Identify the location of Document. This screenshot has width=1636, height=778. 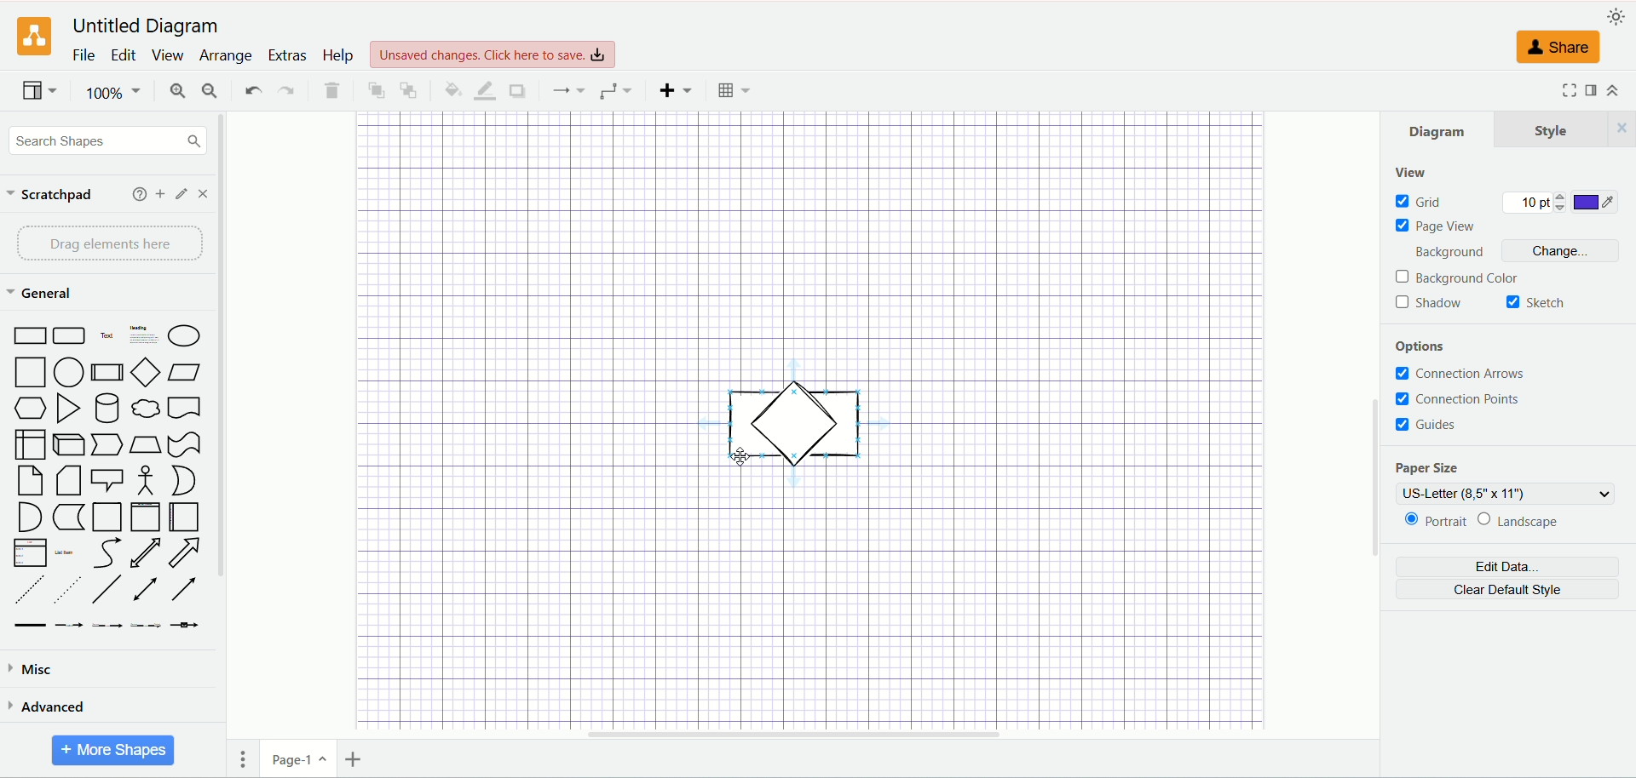
(188, 409).